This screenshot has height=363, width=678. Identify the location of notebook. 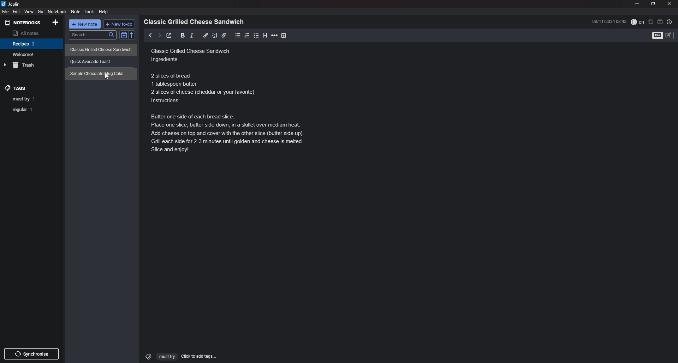
(58, 11).